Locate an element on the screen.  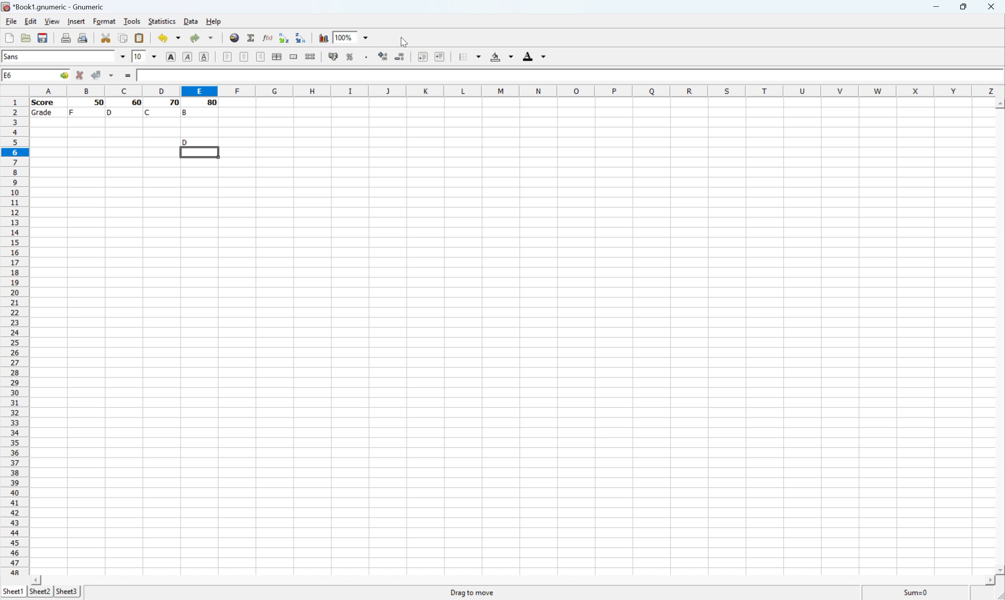
80 is located at coordinates (213, 104).